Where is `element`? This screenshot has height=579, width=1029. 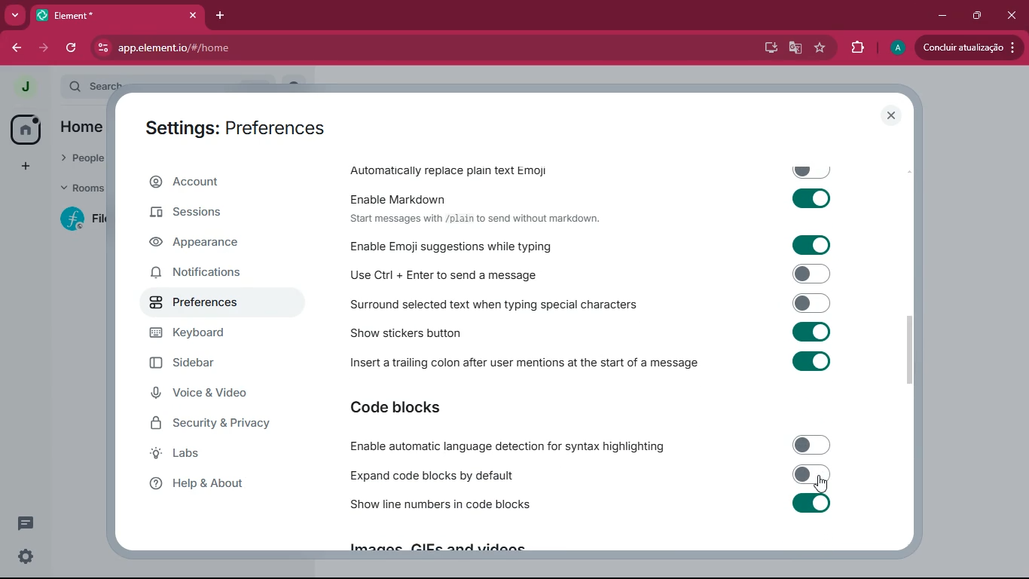
element is located at coordinates (117, 14).